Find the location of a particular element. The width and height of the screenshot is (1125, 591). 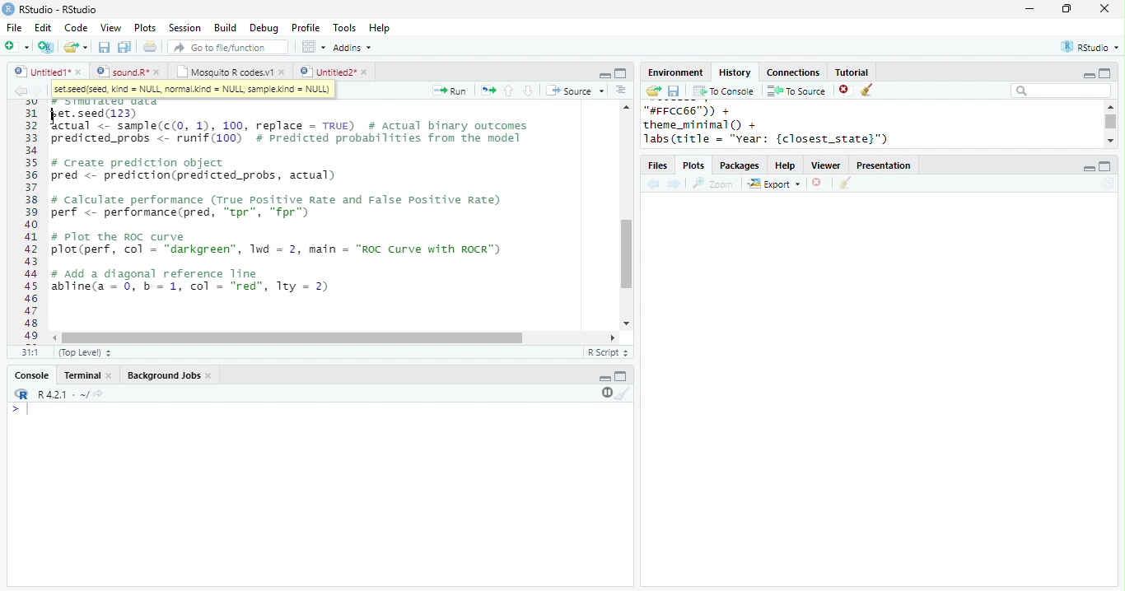

Zoom is located at coordinates (713, 184).